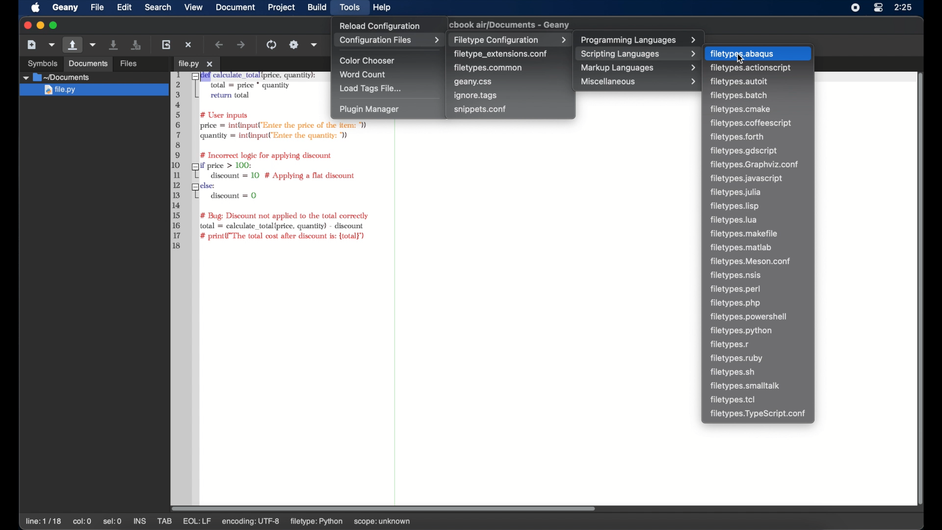 The width and height of the screenshot is (942, 530). What do you see at coordinates (639, 40) in the screenshot?
I see `programming languages` at bounding box center [639, 40].